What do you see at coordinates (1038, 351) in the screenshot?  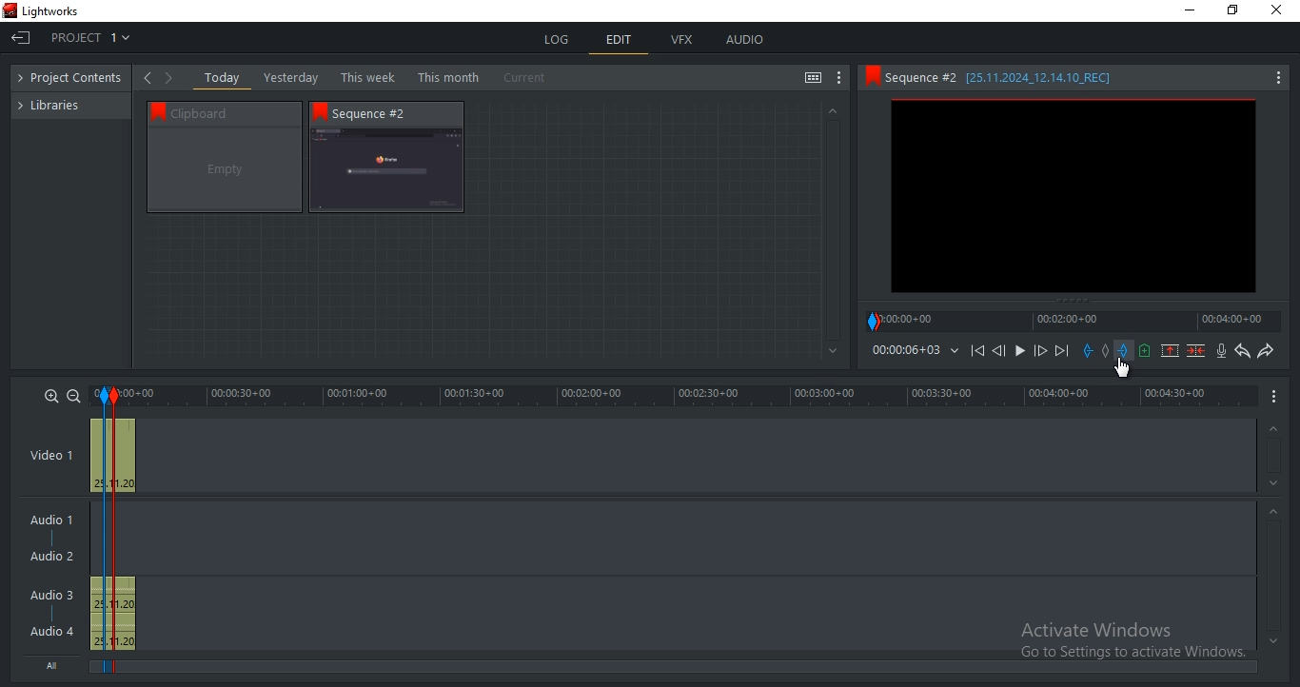 I see `Nudge one frame forward` at bounding box center [1038, 351].